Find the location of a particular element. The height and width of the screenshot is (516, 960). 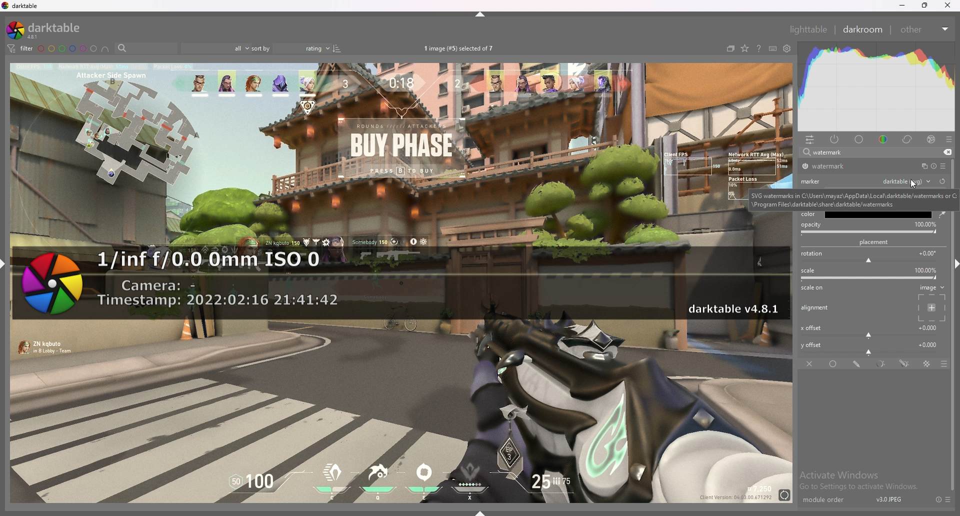

minimize is located at coordinates (902, 5).